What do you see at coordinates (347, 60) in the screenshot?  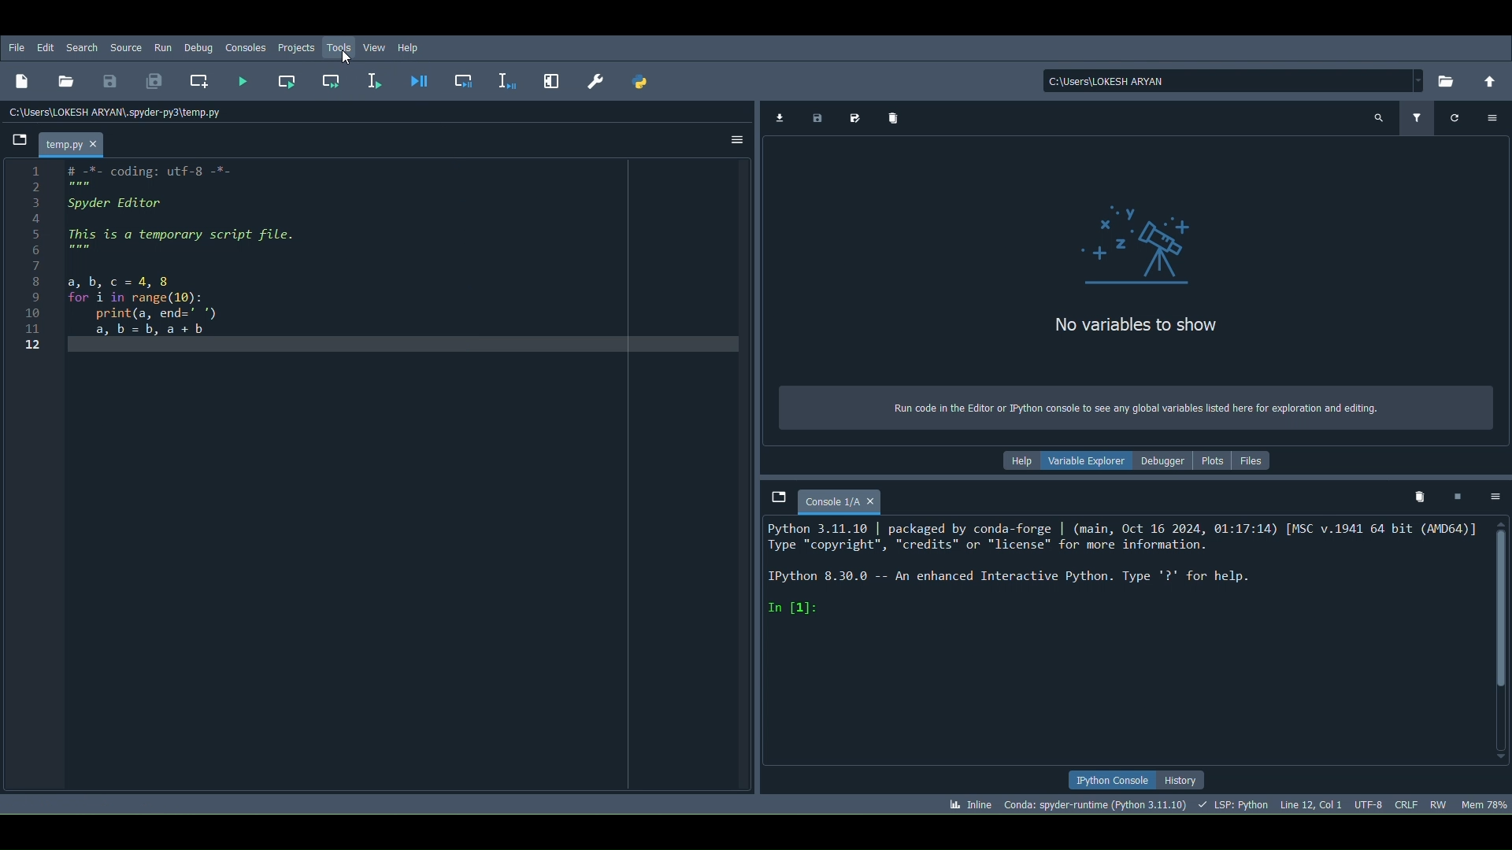 I see `Cursor` at bounding box center [347, 60].